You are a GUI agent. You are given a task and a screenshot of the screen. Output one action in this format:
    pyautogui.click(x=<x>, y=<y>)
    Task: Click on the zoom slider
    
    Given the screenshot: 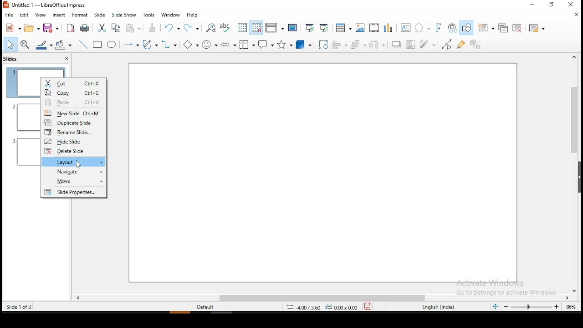 What is the action you would take?
    pyautogui.click(x=532, y=308)
    